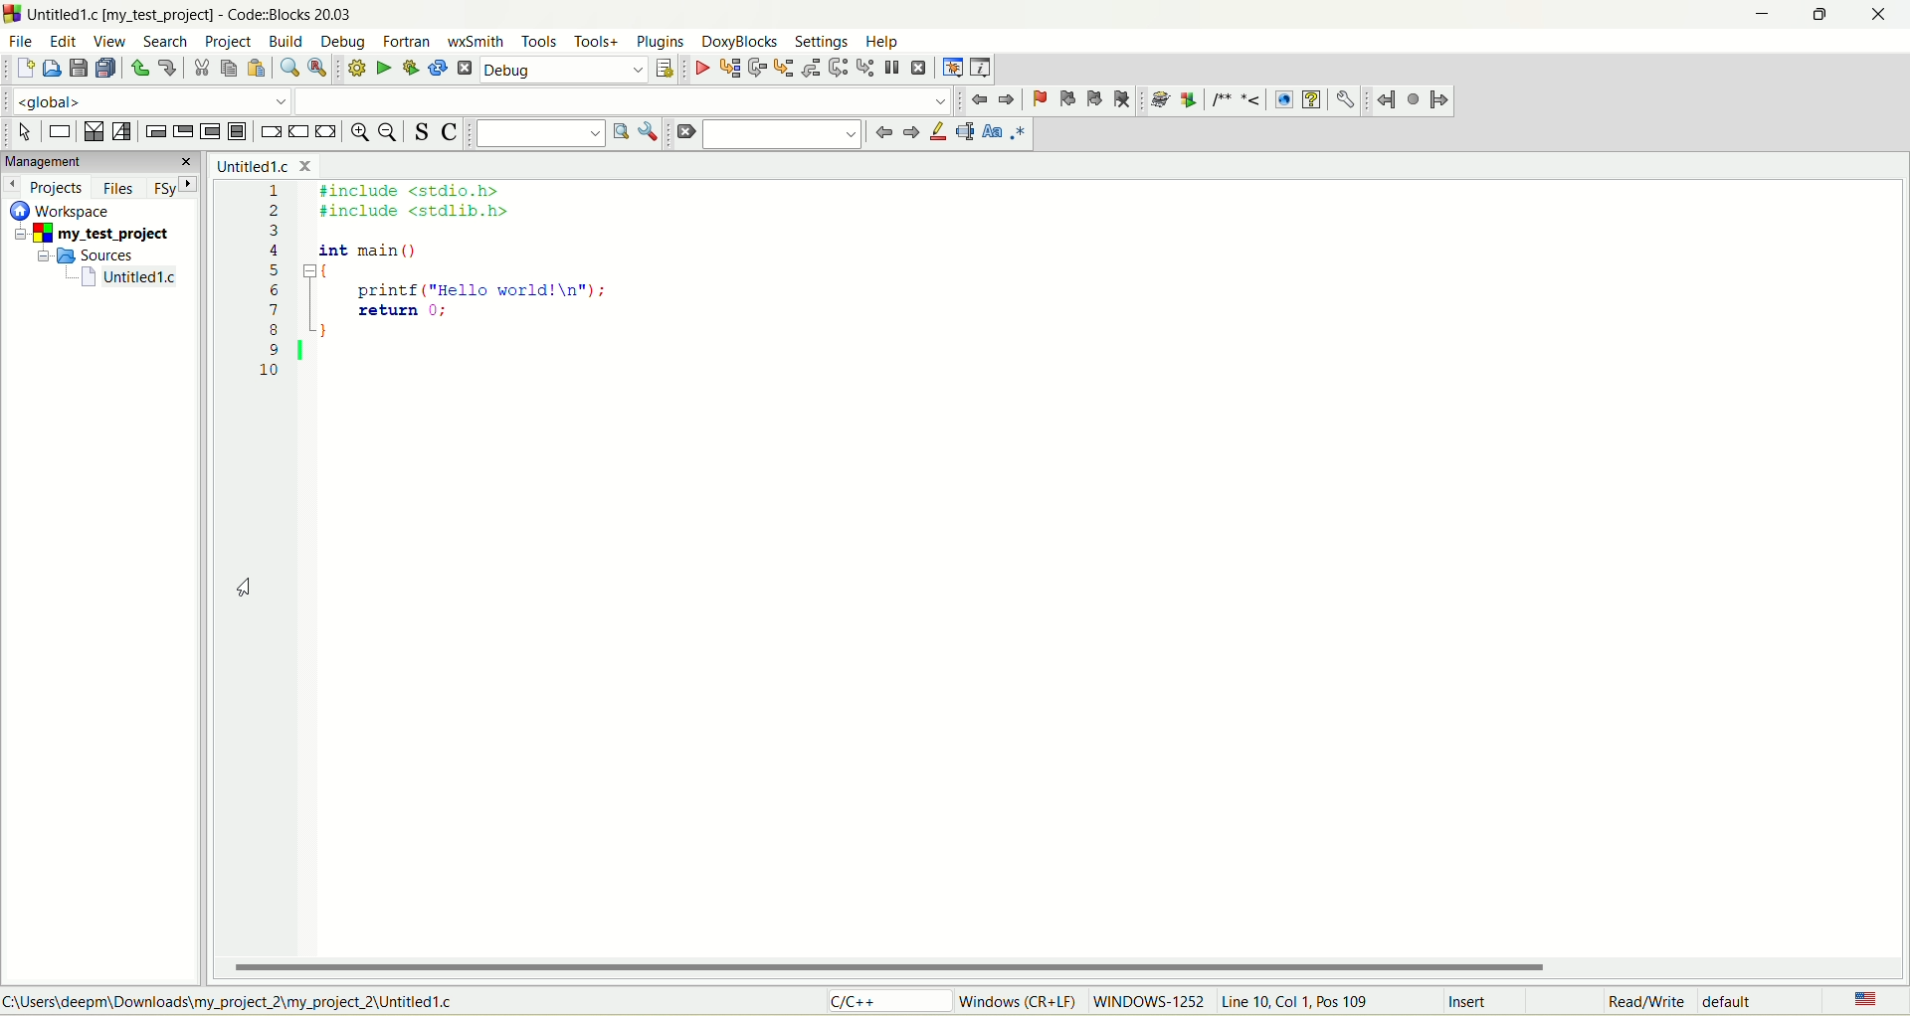 The height and width of the screenshot is (1016, 1910). Describe the element at coordinates (64, 212) in the screenshot. I see `workspaces` at that location.